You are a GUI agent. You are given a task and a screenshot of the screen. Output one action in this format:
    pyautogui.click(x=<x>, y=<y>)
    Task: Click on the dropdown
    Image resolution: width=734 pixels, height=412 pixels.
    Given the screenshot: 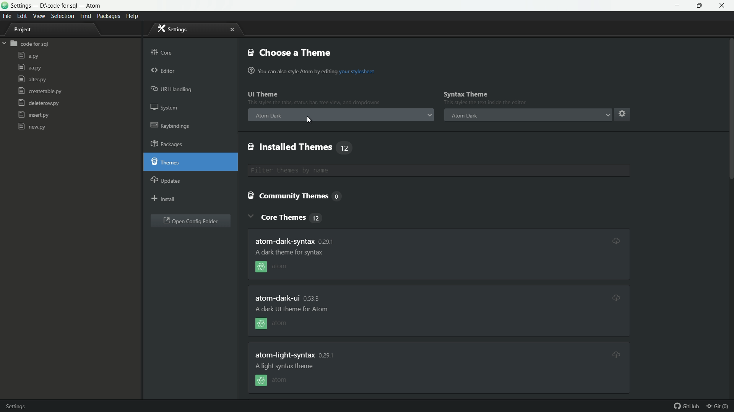 What is the action you would take?
    pyautogui.click(x=429, y=116)
    